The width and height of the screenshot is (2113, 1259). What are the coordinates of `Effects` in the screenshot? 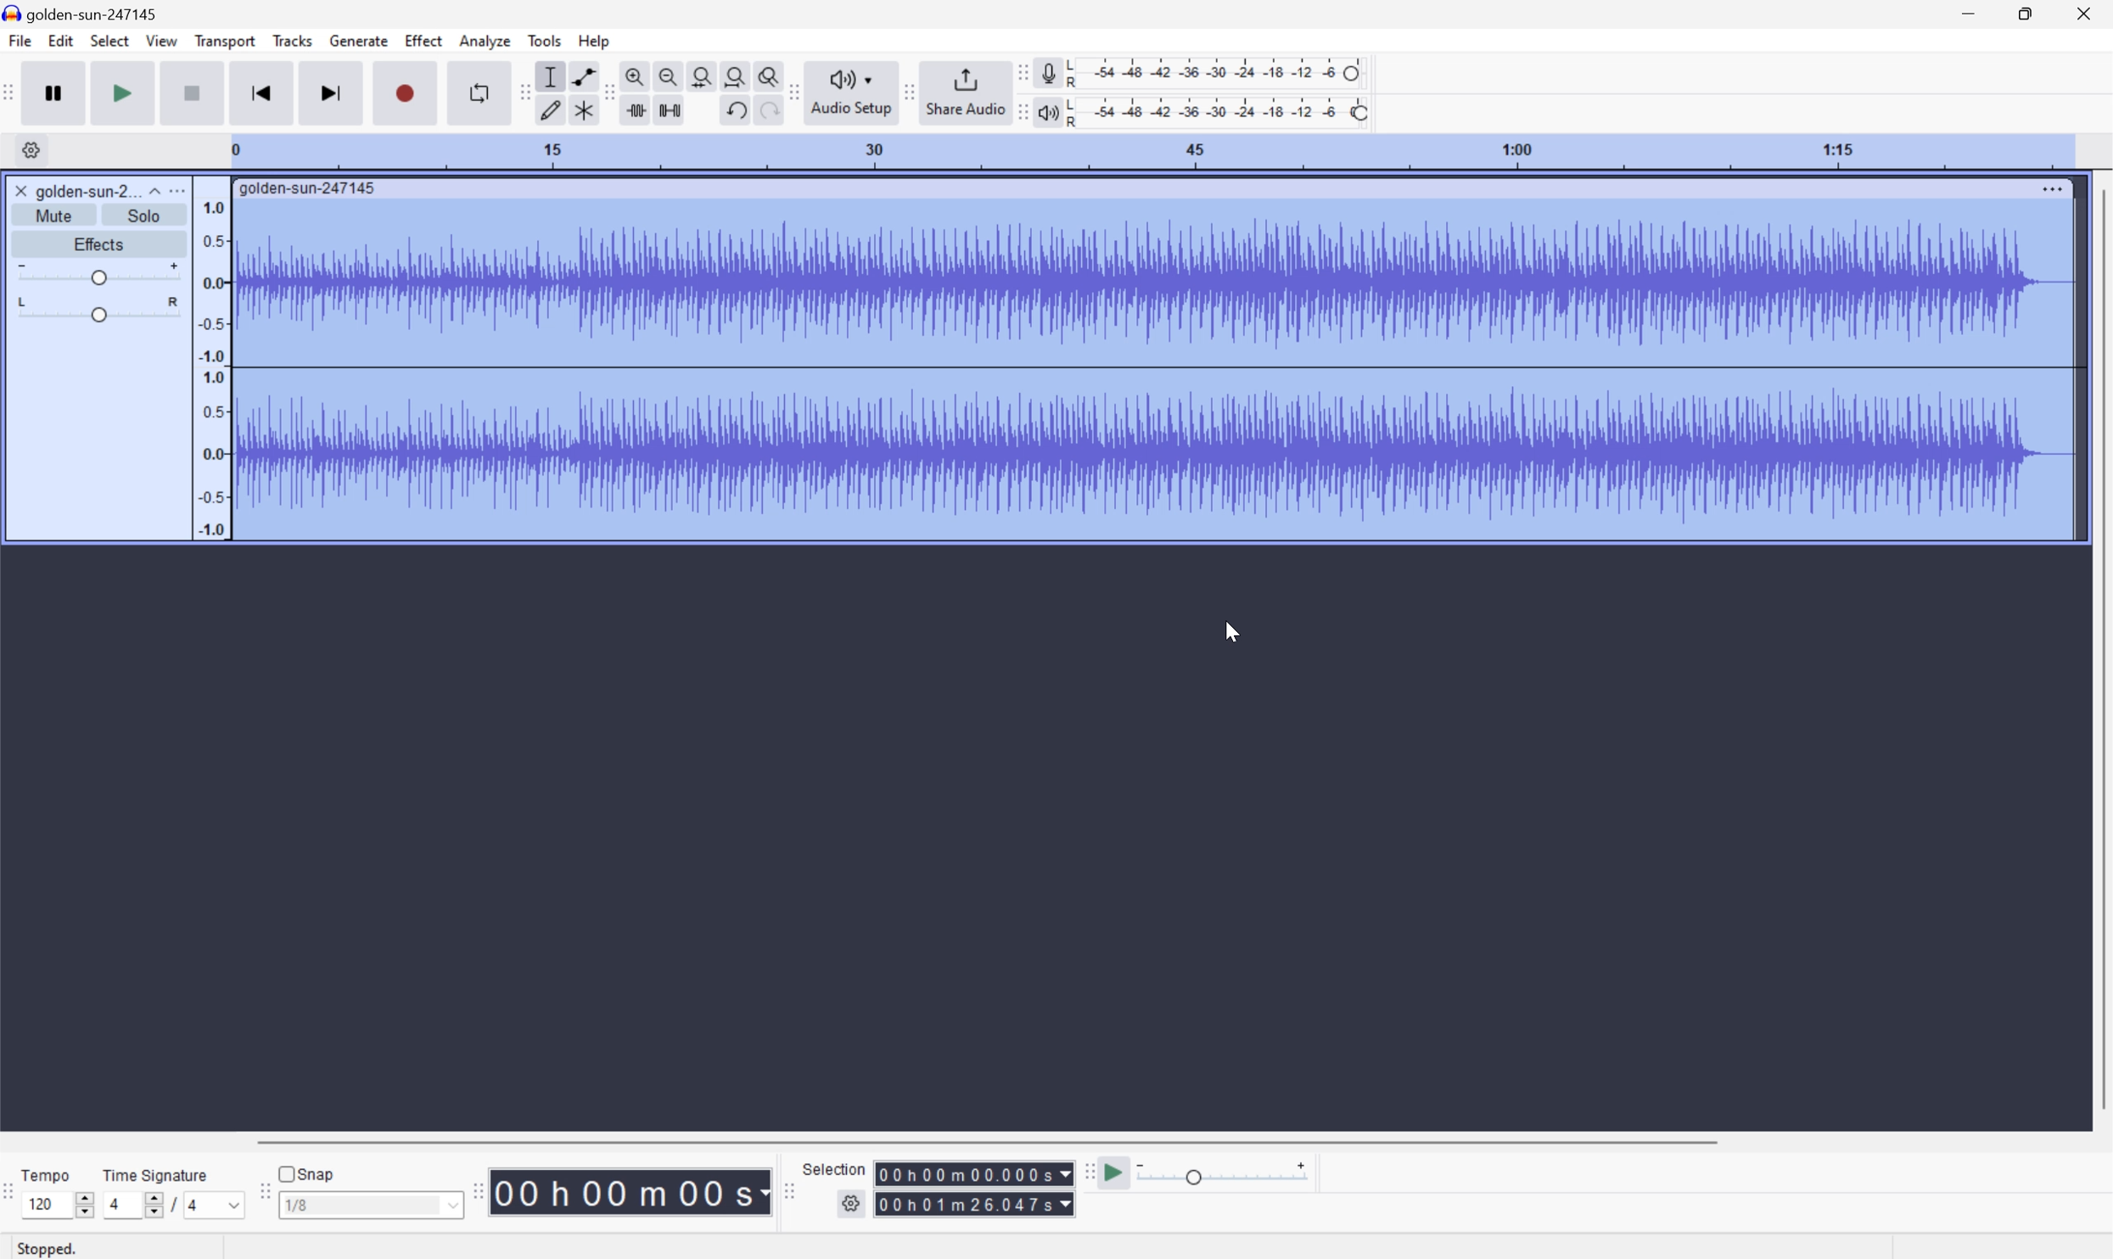 It's located at (100, 244).